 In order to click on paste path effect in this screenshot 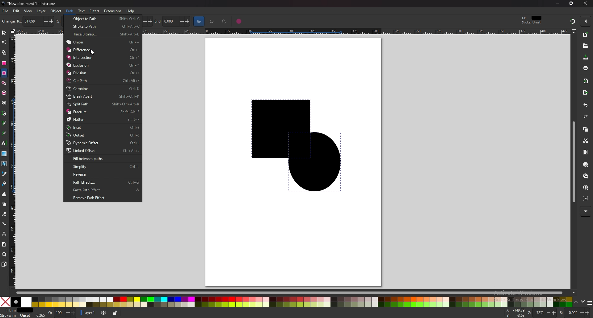, I will do `click(98, 190)`.